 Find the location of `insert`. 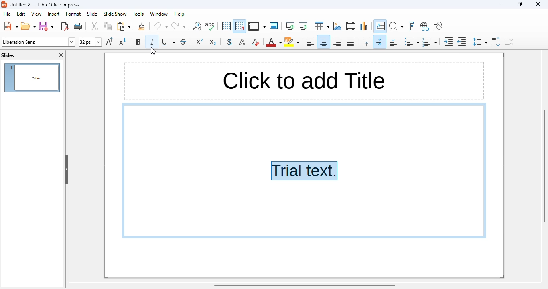

insert is located at coordinates (53, 14).